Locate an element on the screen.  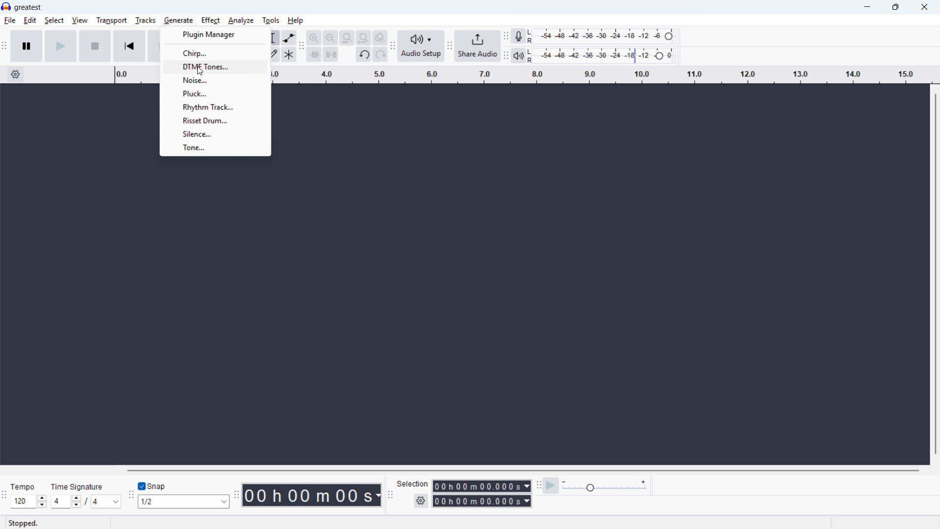
recording level is located at coordinates (604, 36).